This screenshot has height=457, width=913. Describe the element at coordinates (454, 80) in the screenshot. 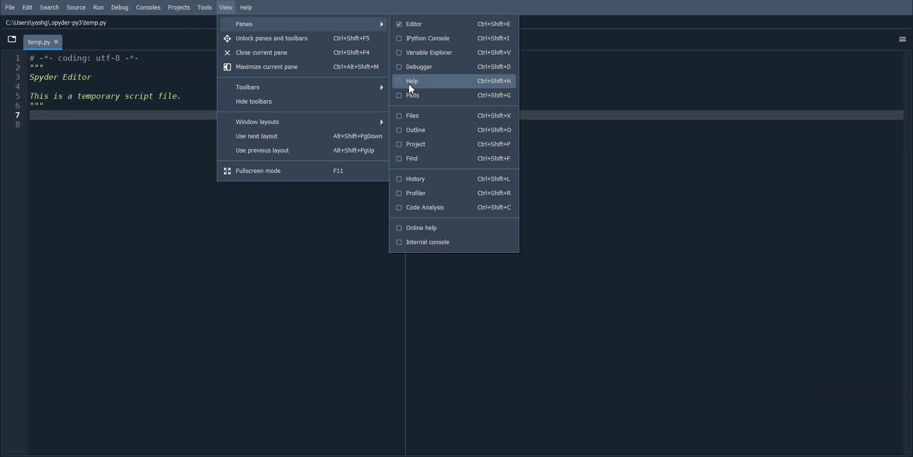

I see `Help` at that location.